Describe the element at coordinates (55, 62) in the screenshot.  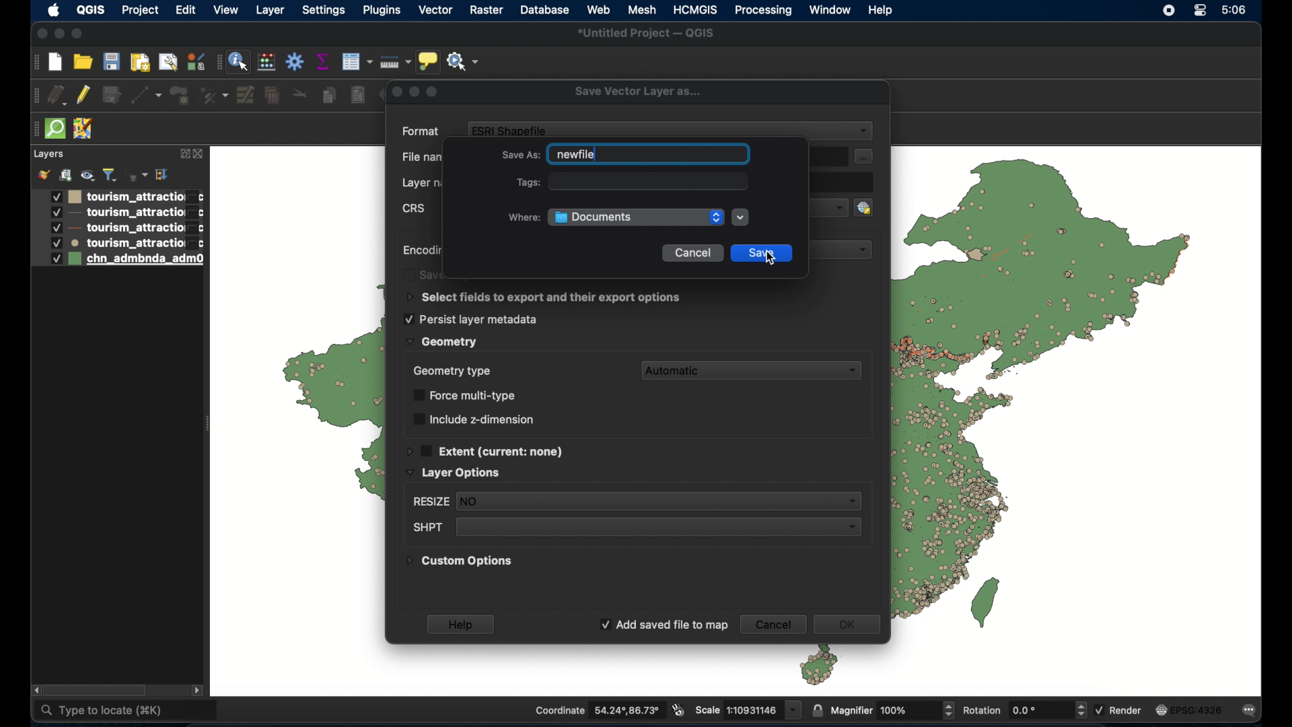
I see `new project` at that location.